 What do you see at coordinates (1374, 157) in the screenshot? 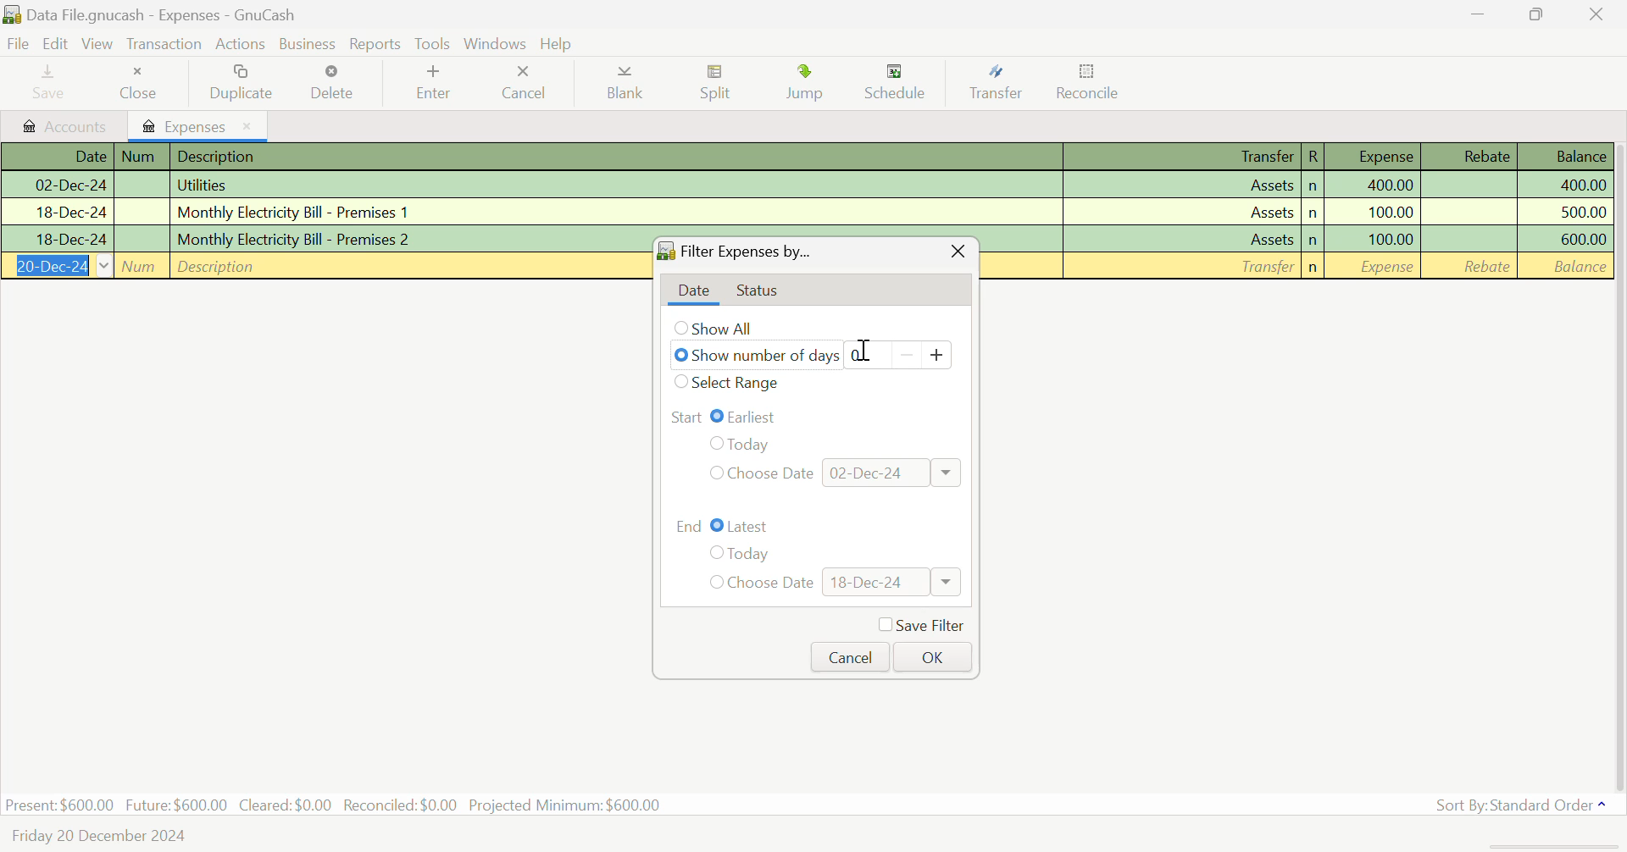
I see `Expense` at bounding box center [1374, 157].